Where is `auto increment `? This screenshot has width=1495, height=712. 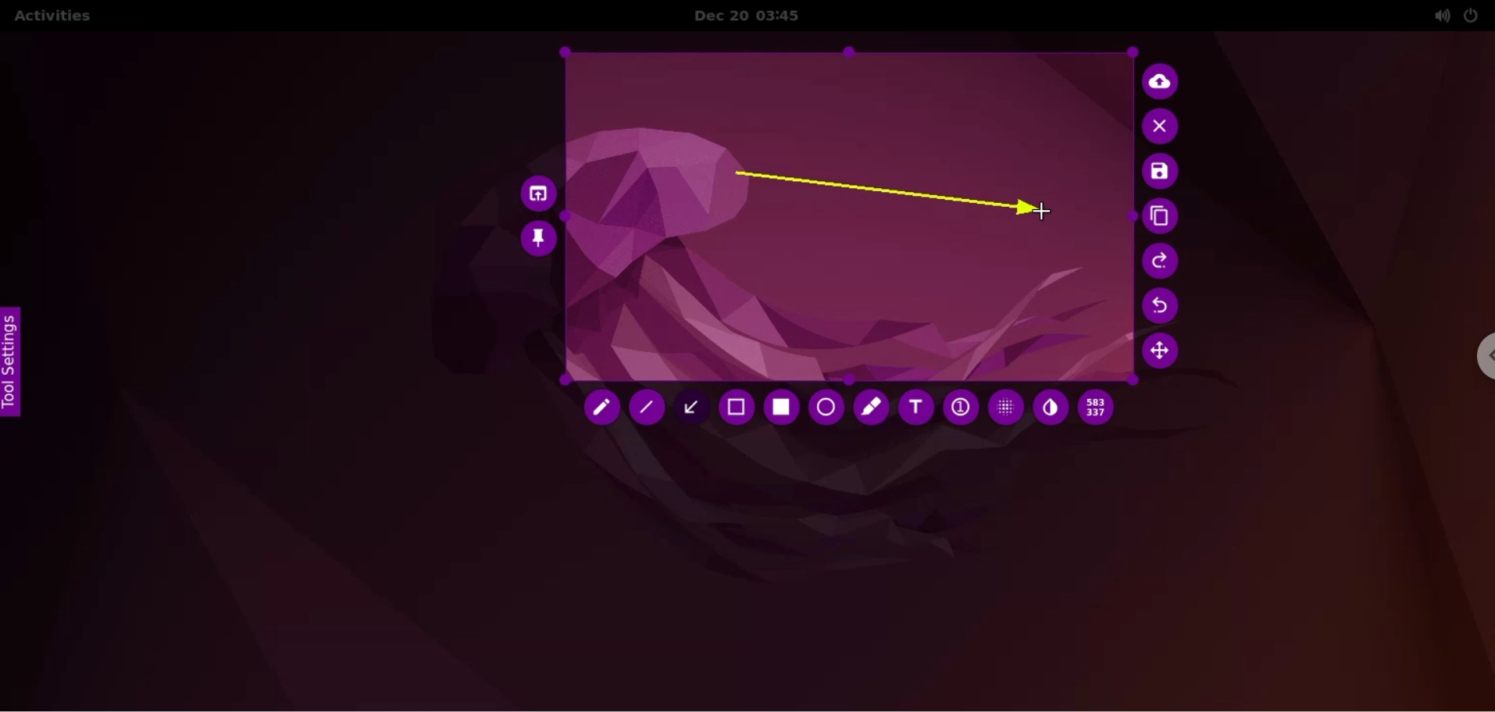
auto increment  is located at coordinates (959, 409).